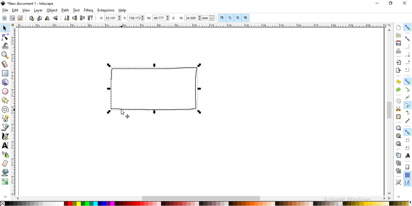  Describe the element at coordinates (207, 203) in the screenshot. I see ` color` at that location.